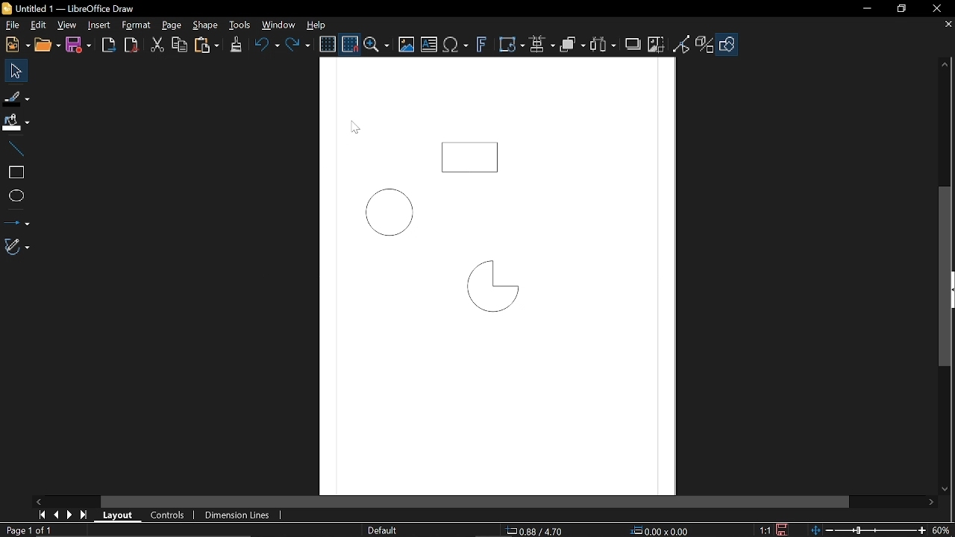  I want to click on Window, so click(277, 25).